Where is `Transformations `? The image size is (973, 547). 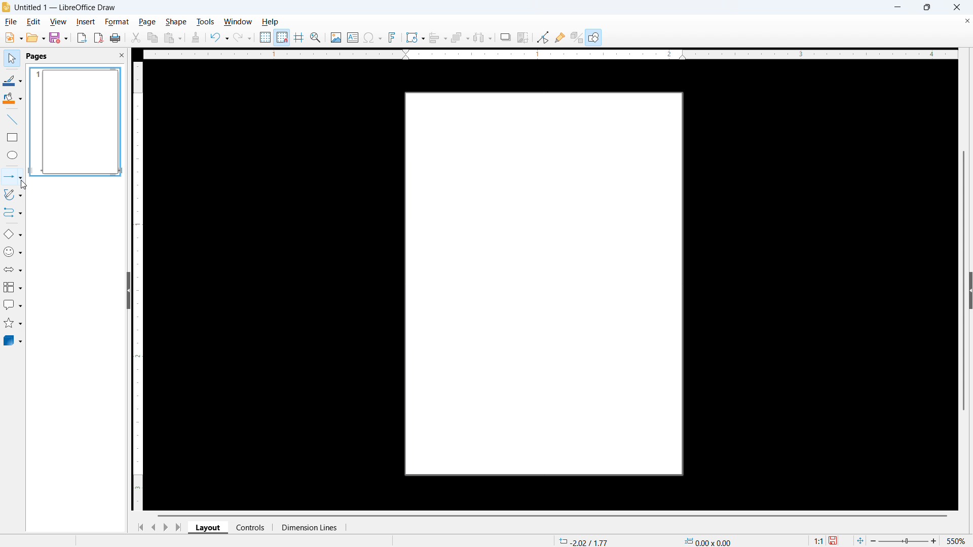
Transformations  is located at coordinates (415, 38).